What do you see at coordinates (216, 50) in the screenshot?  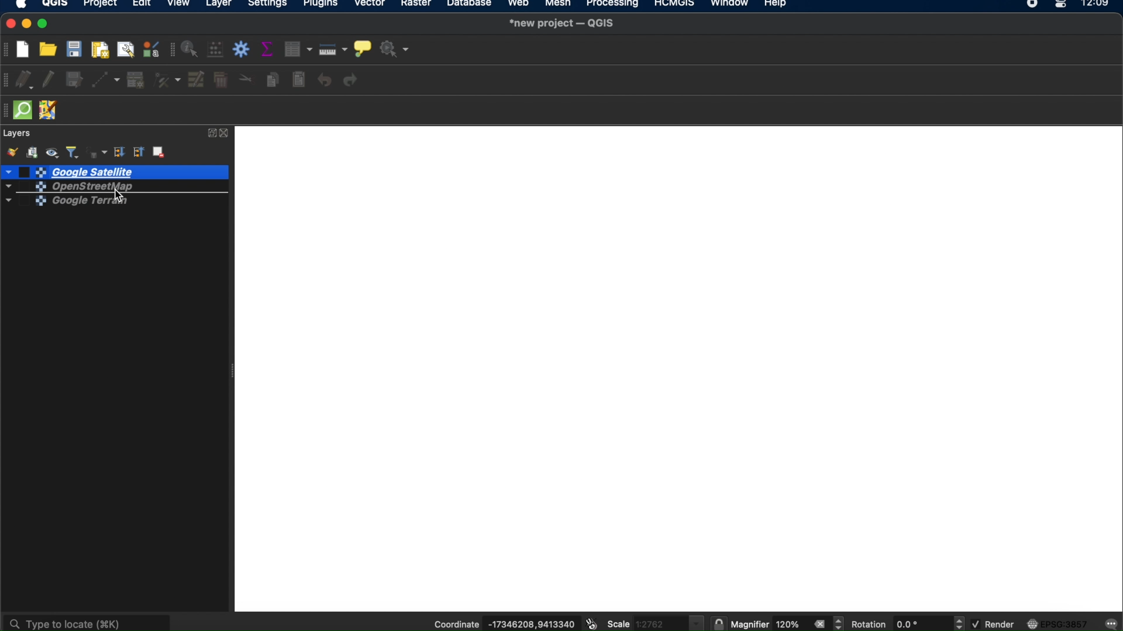 I see `open field calculator` at bounding box center [216, 50].